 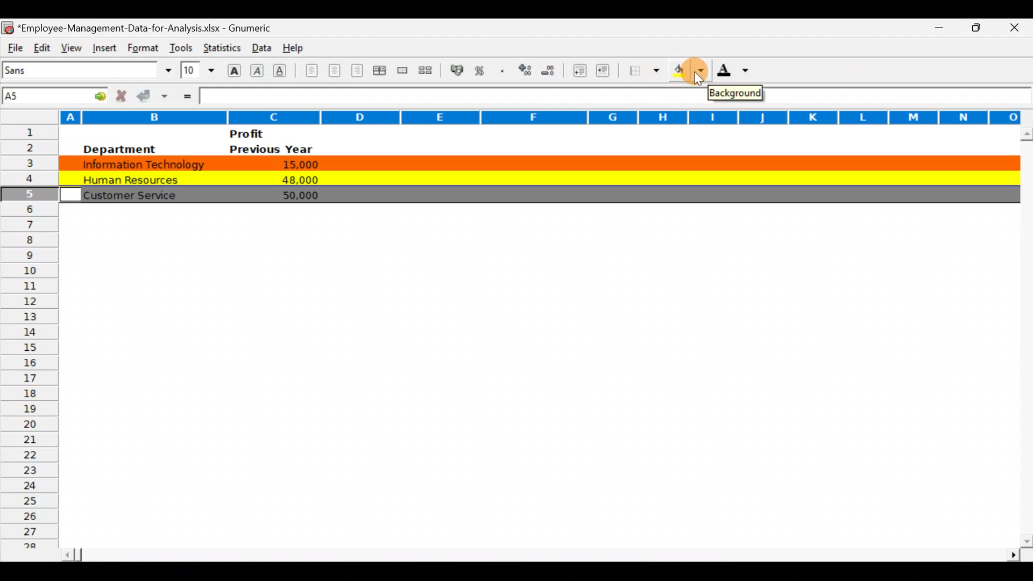 I want to click on Italic, so click(x=257, y=72).